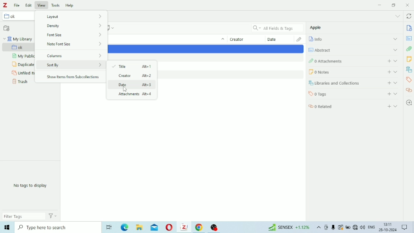 Image resolution: width=414 pixels, height=233 pixels. I want to click on Help, so click(70, 4).